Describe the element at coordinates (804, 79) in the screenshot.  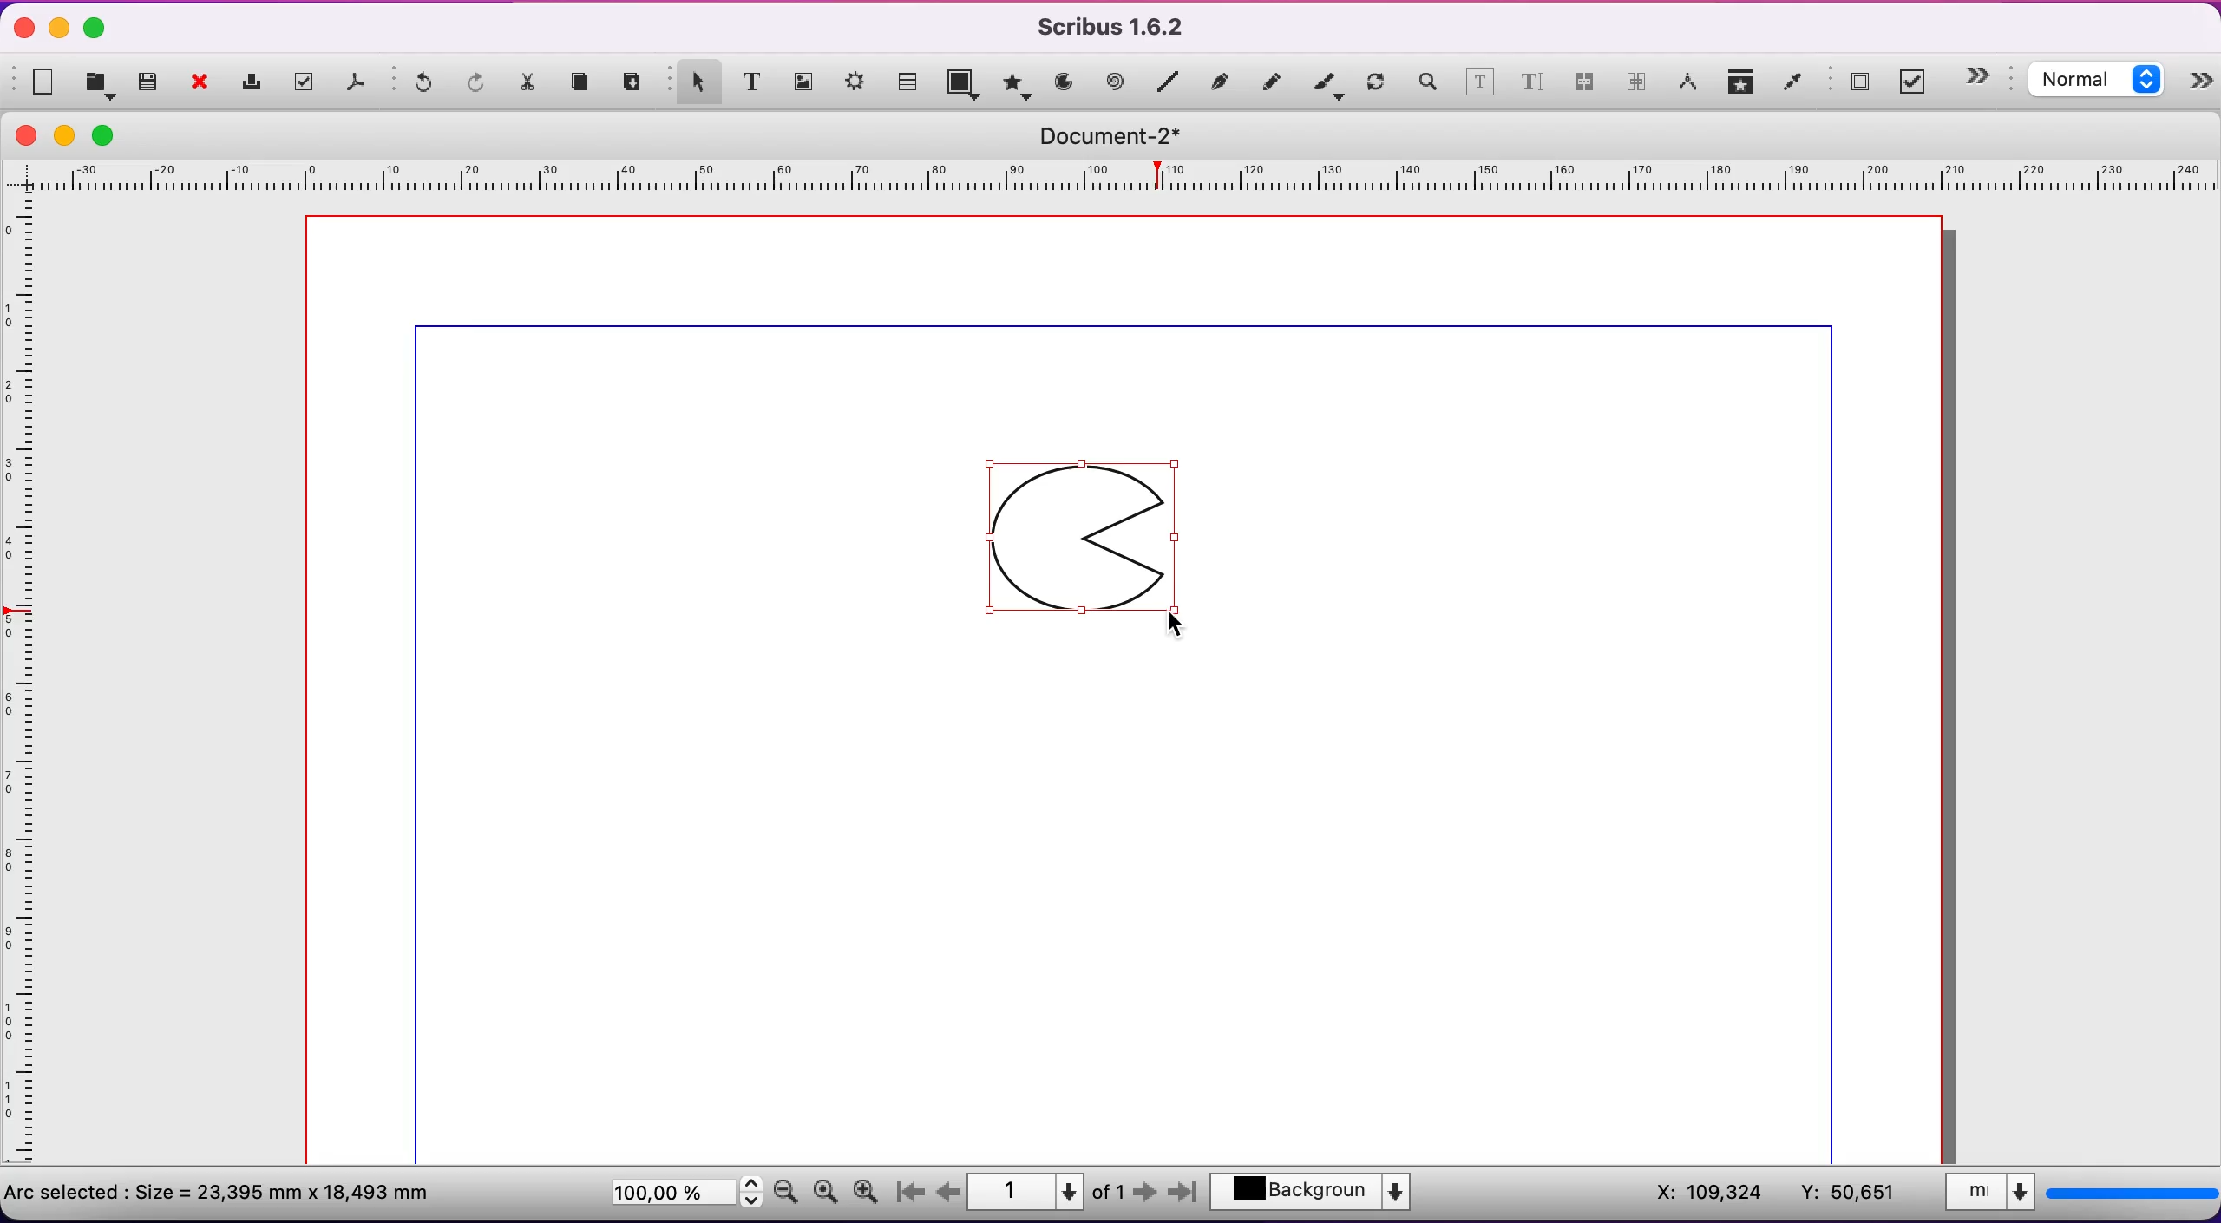
I see `image frame` at that location.